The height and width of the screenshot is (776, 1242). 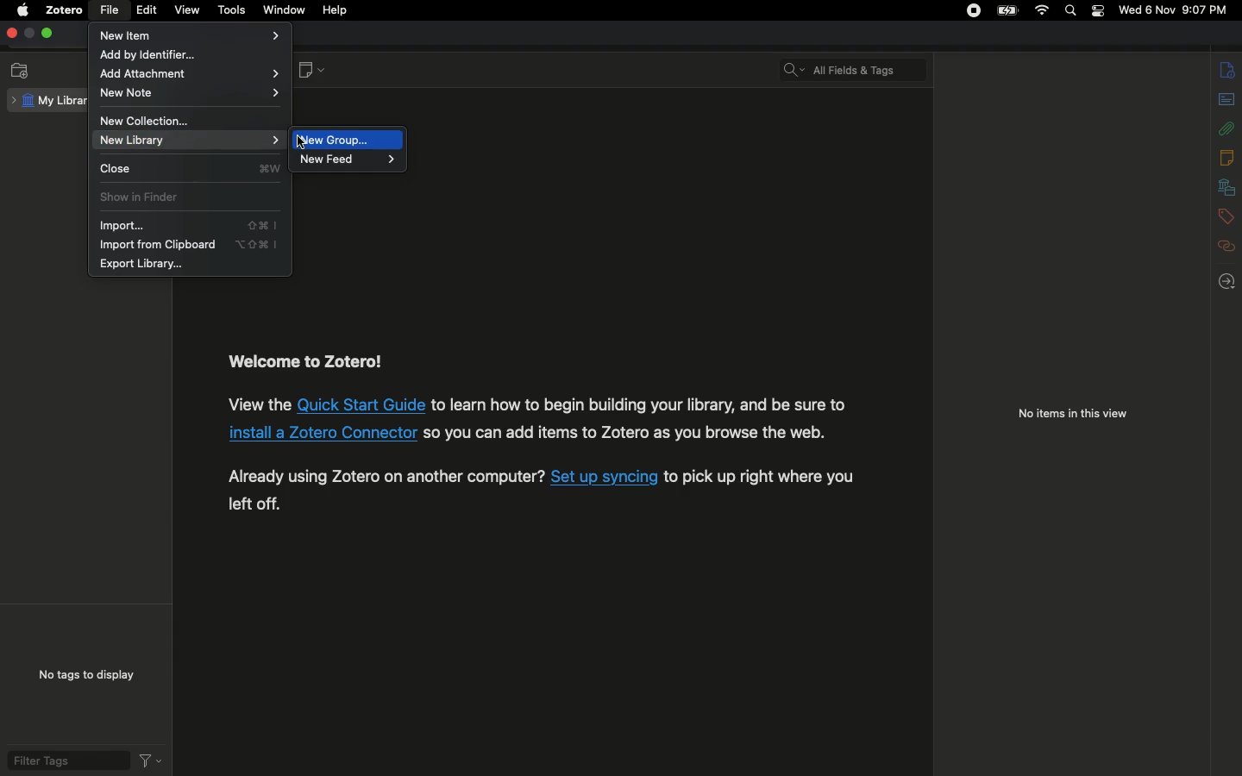 I want to click on Attachments, so click(x=1227, y=126).